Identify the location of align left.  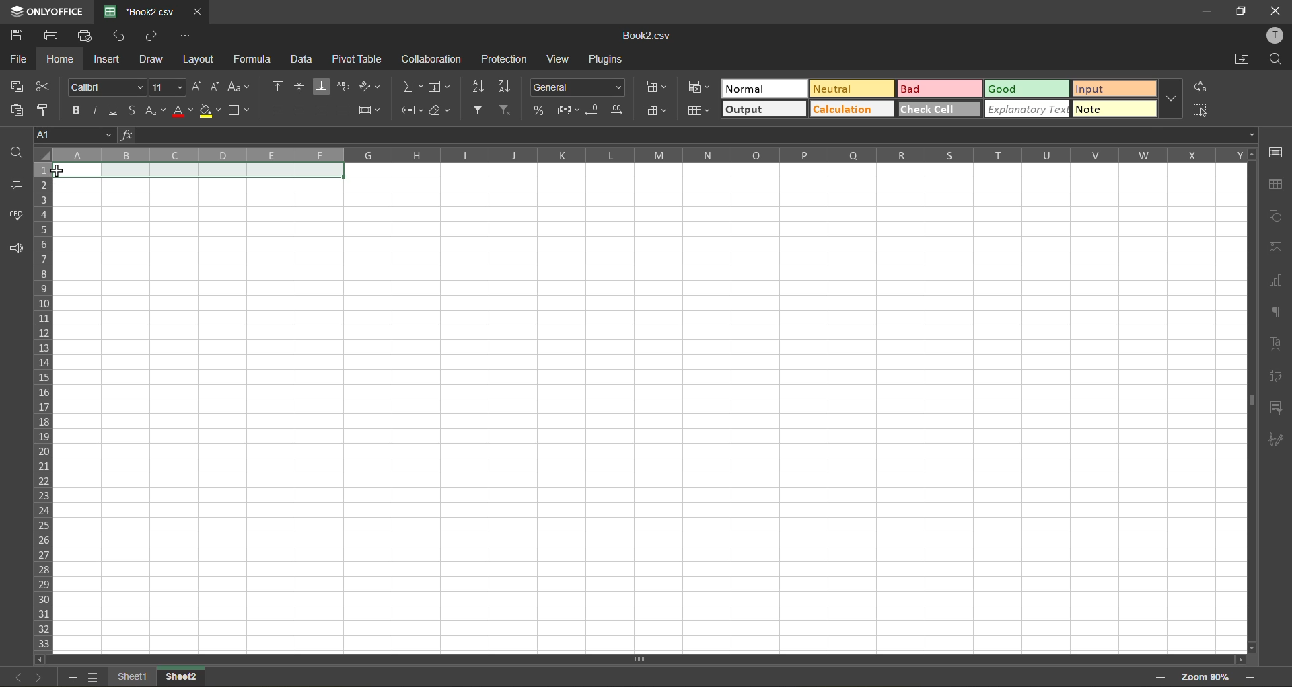
(278, 111).